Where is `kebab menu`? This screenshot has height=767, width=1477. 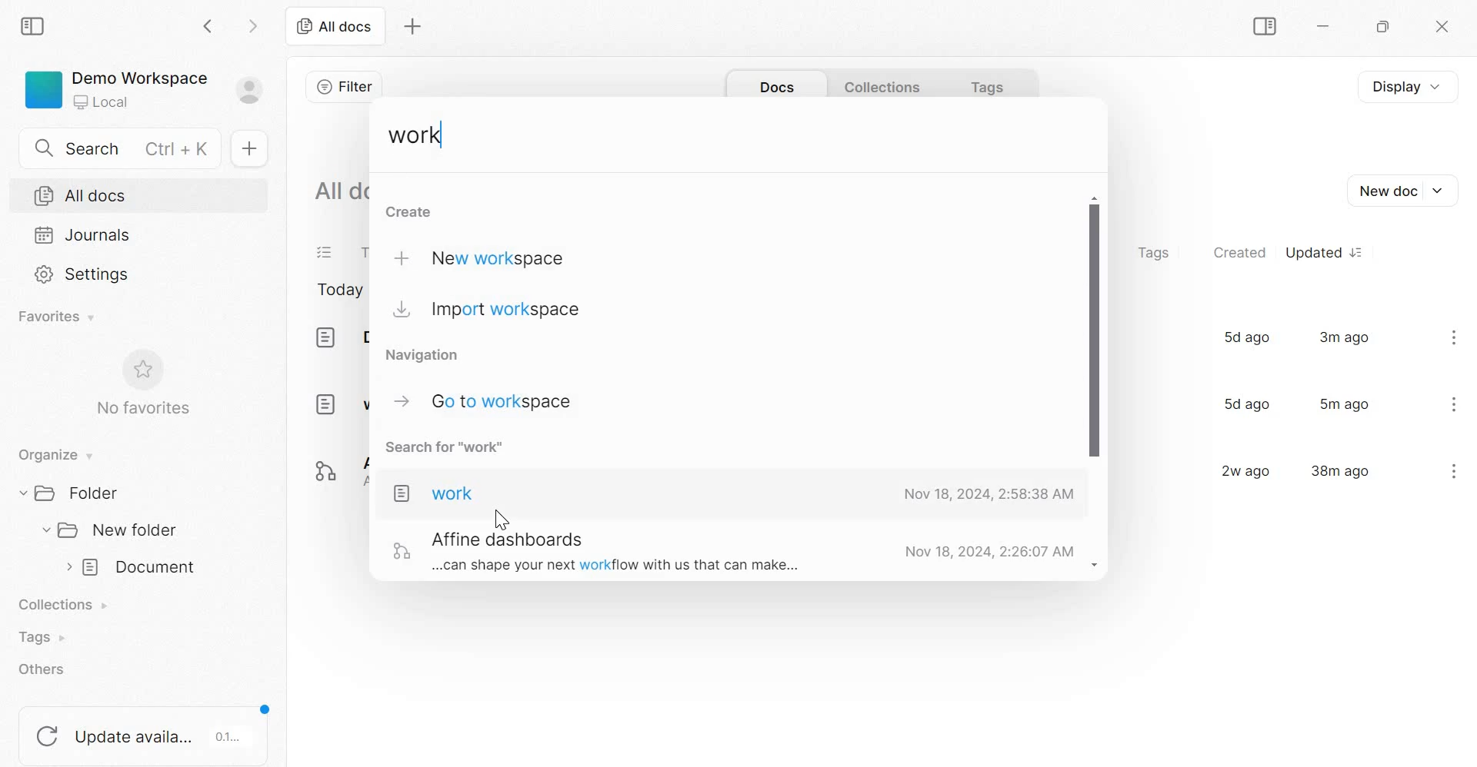
kebab menu is located at coordinates (1455, 404).